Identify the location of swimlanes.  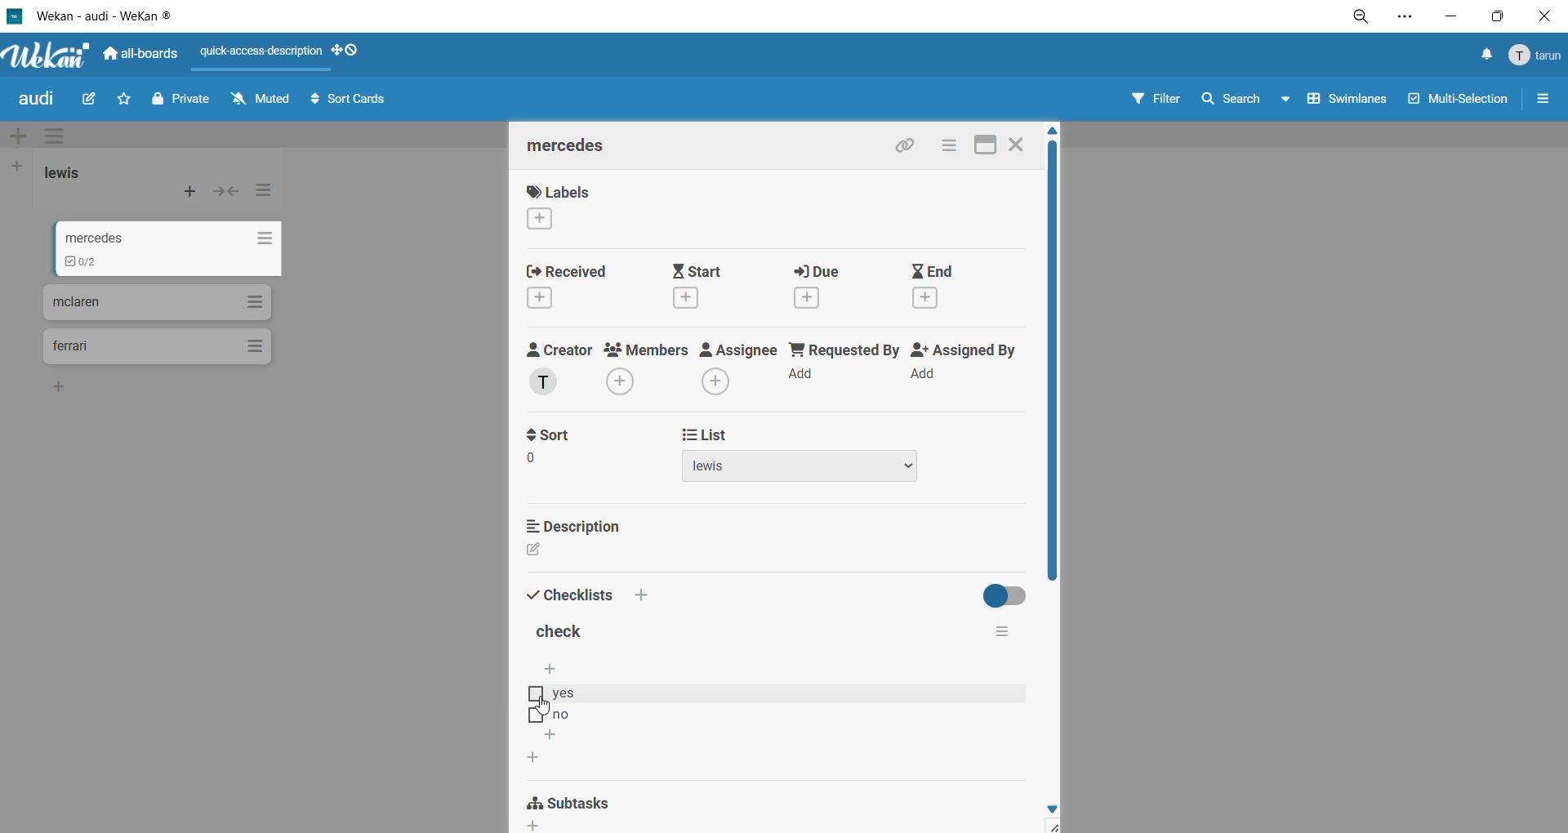
(1348, 98).